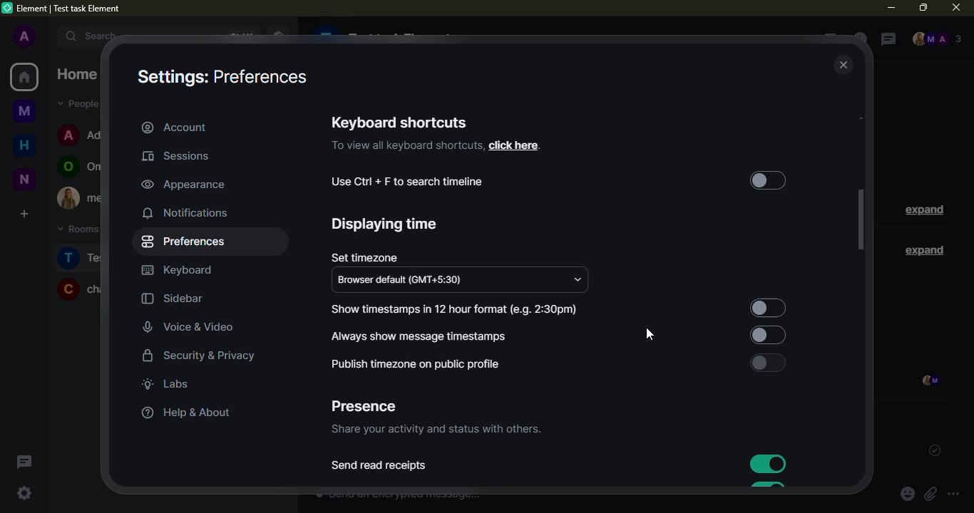 The image size is (974, 513). What do you see at coordinates (48, 36) in the screenshot?
I see `expand` at bounding box center [48, 36].